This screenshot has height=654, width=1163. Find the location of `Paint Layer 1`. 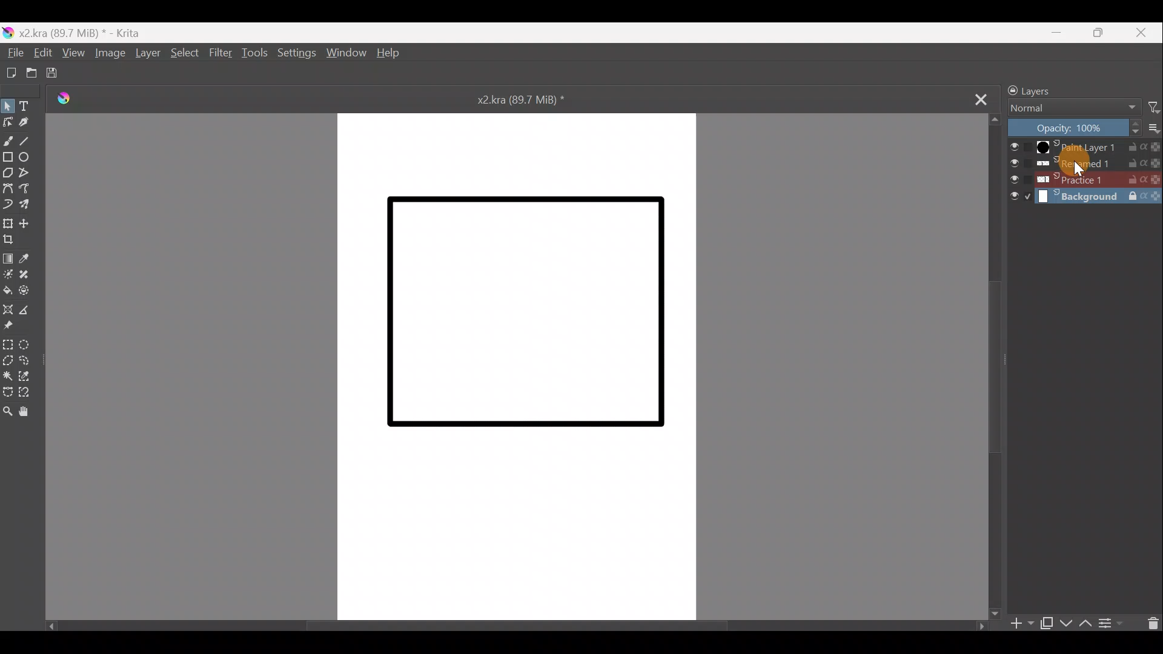

Paint Layer 1 is located at coordinates (1082, 147).